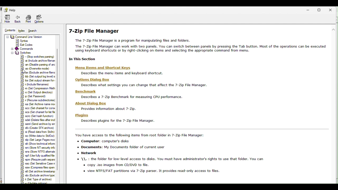 The height and width of the screenshot is (190, 338). Describe the element at coordinates (37, 163) in the screenshot. I see `|B] esc (Set Sensitive Case nn` at that location.